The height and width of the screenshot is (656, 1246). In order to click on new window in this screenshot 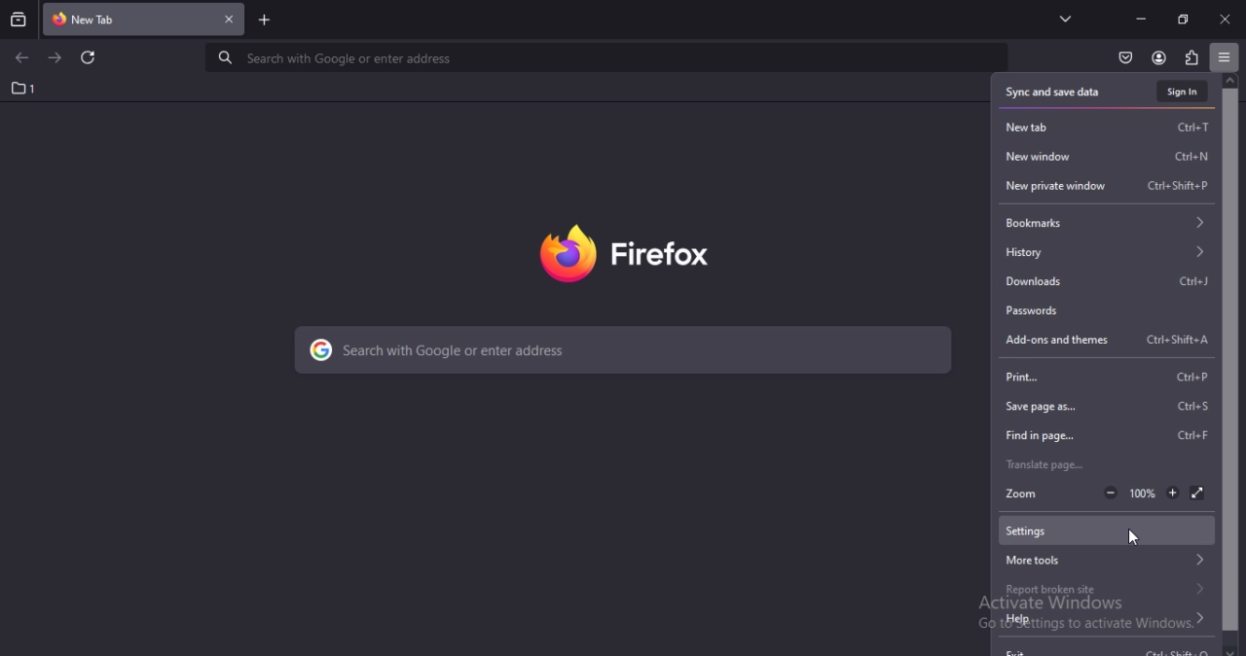, I will do `click(1108, 155)`.